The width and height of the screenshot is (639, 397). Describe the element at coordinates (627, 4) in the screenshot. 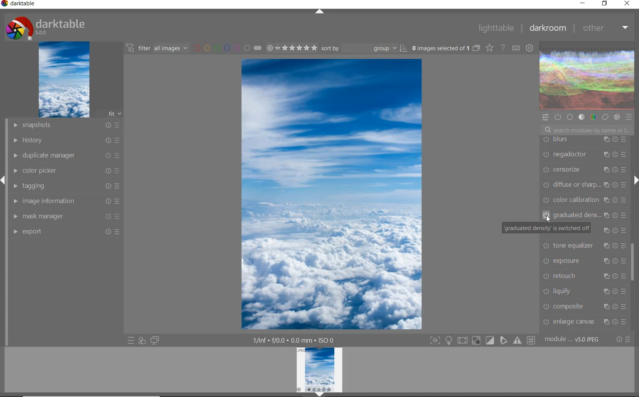

I see `CLOSE` at that location.